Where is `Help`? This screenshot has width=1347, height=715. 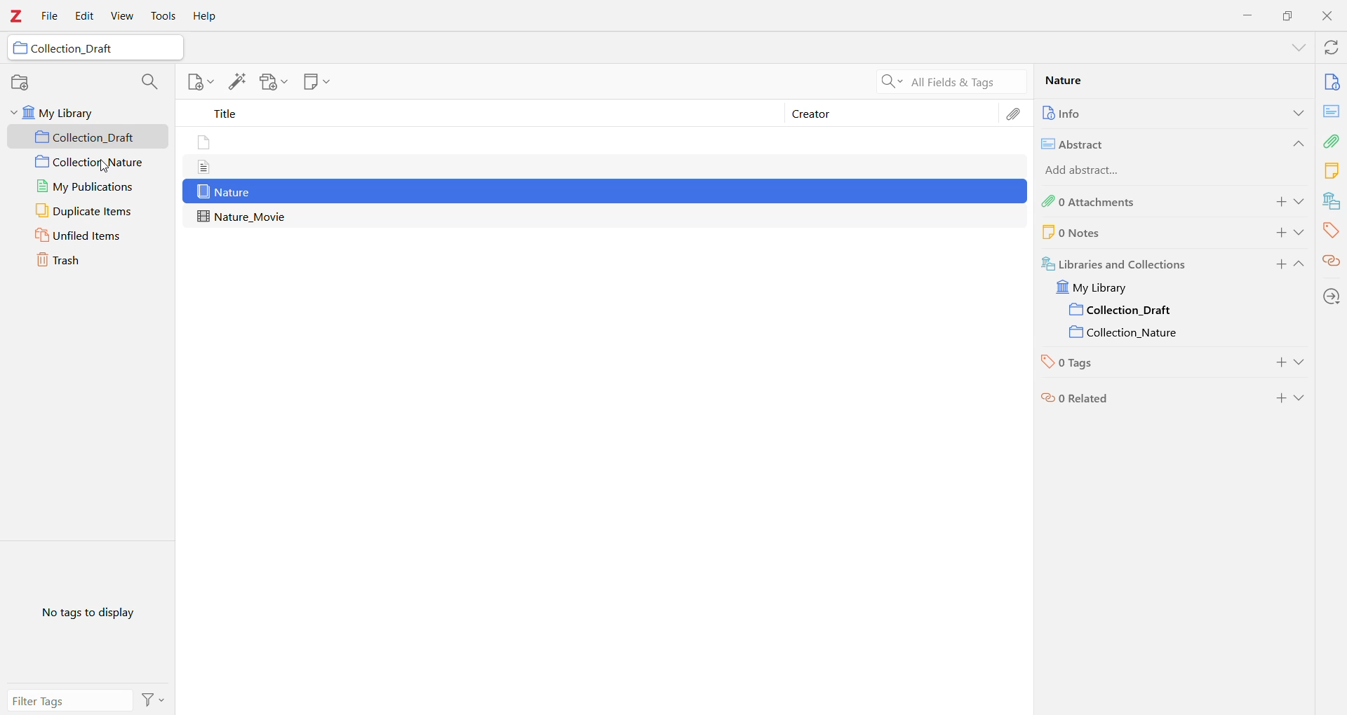 Help is located at coordinates (208, 16).